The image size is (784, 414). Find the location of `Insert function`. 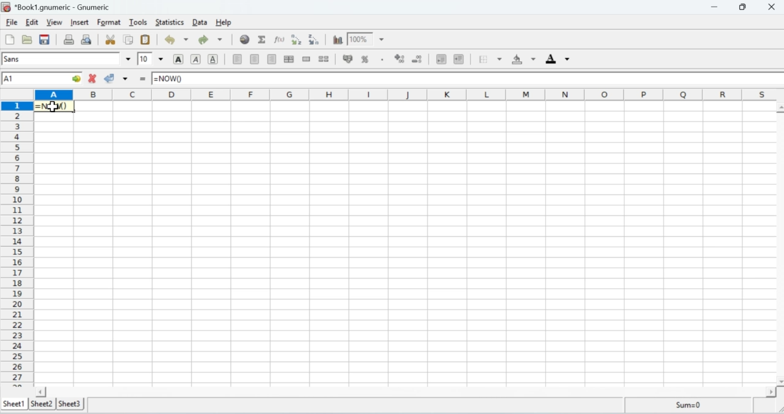

Insert function is located at coordinates (141, 80).